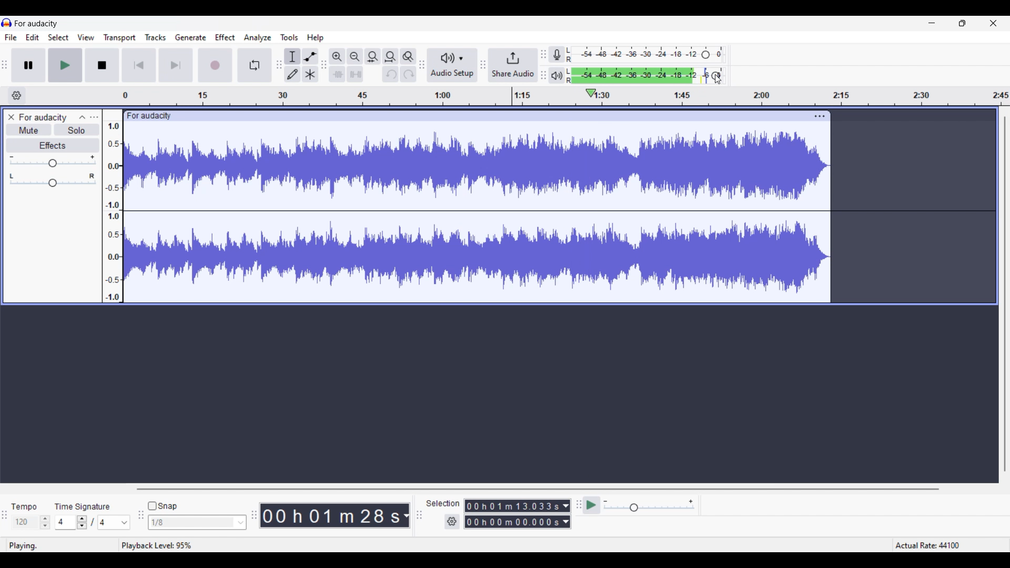  What do you see at coordinates (65, 65) in the screenshot?
I see `Play/Play once` at bounding box center [65, 65].